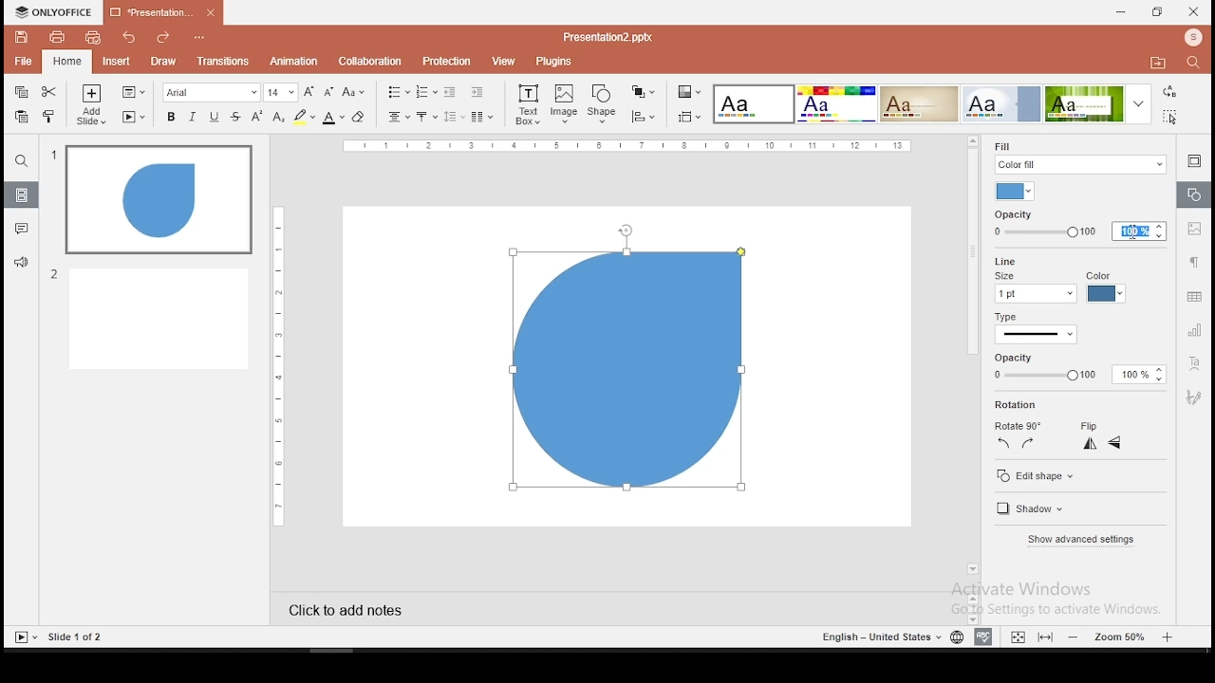 This screenshot has height=683, width=1215. What do you see at coordinates (21, 163) in the screenshot?
I see `find` at bounding box center [21, 163].